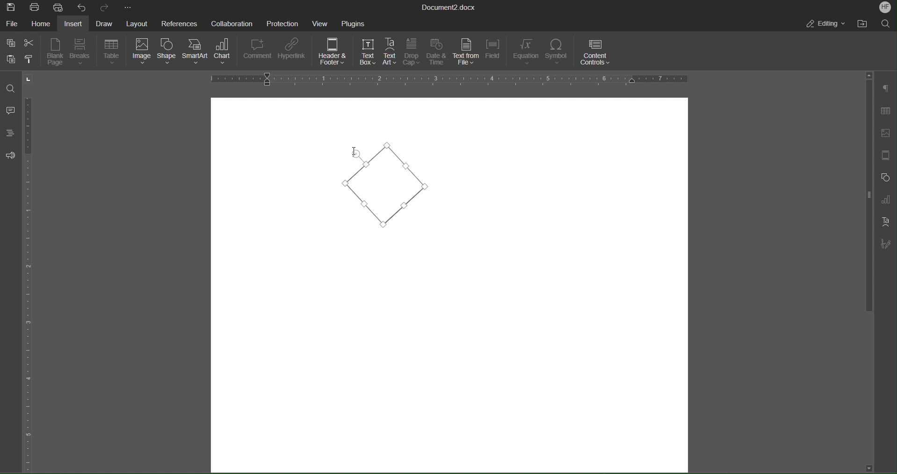 This screenshot has height=474, width=897. What do you see at coordinates (141, 53) in the screenshot?
I see `Image` at bounding box center [141, 53].